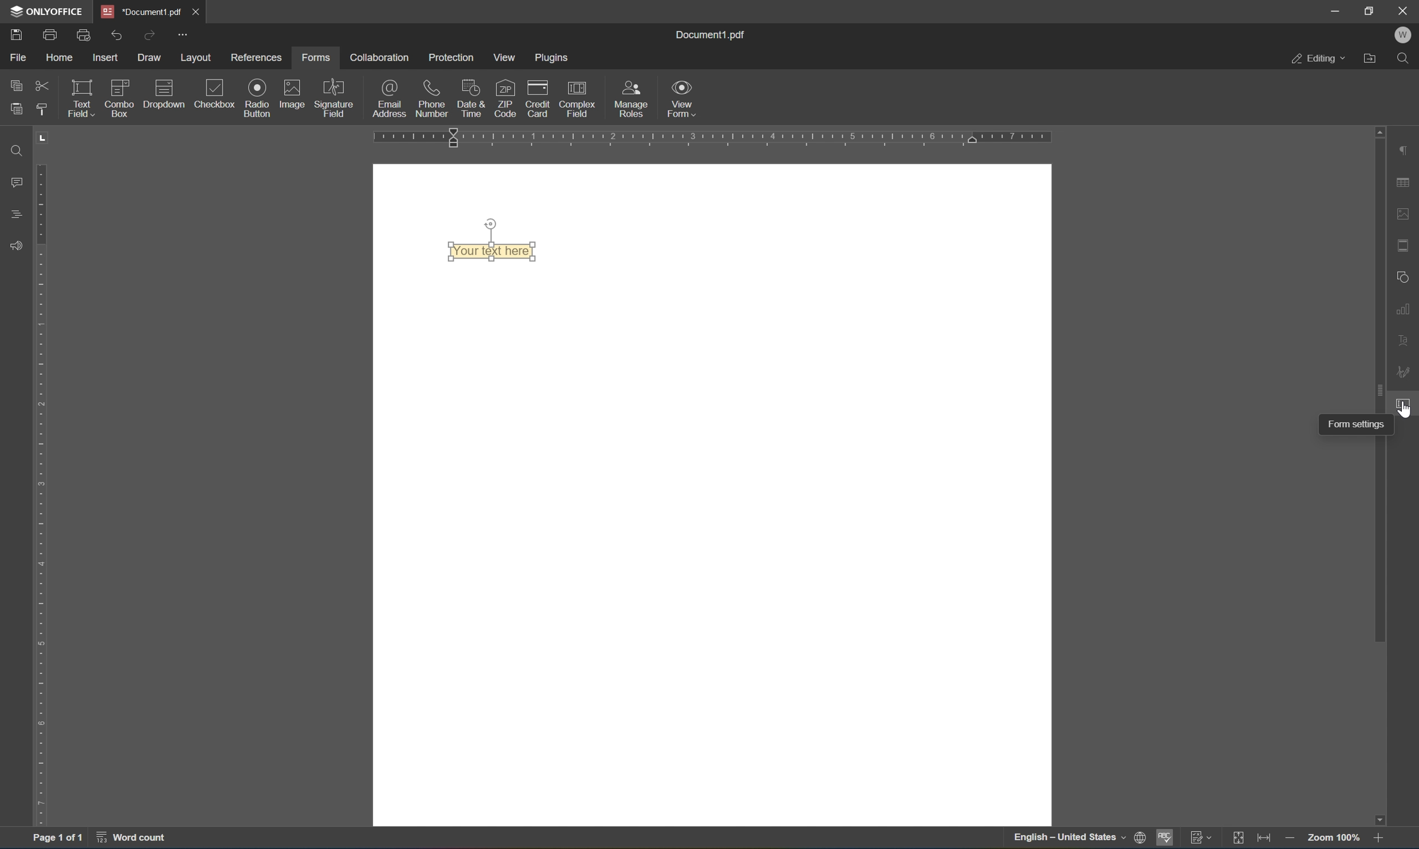  Describe the element at coordinates (135, 839) in the screenshot. I see `word count` at that location.